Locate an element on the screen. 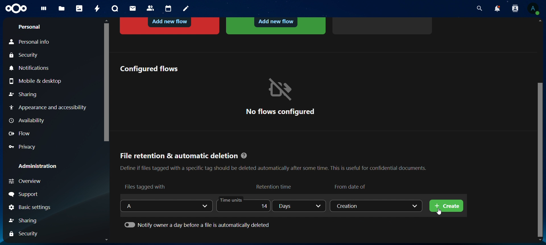 The width and height of the screenshot is (546, 245). select a tag is located at coordinates (144, 206).